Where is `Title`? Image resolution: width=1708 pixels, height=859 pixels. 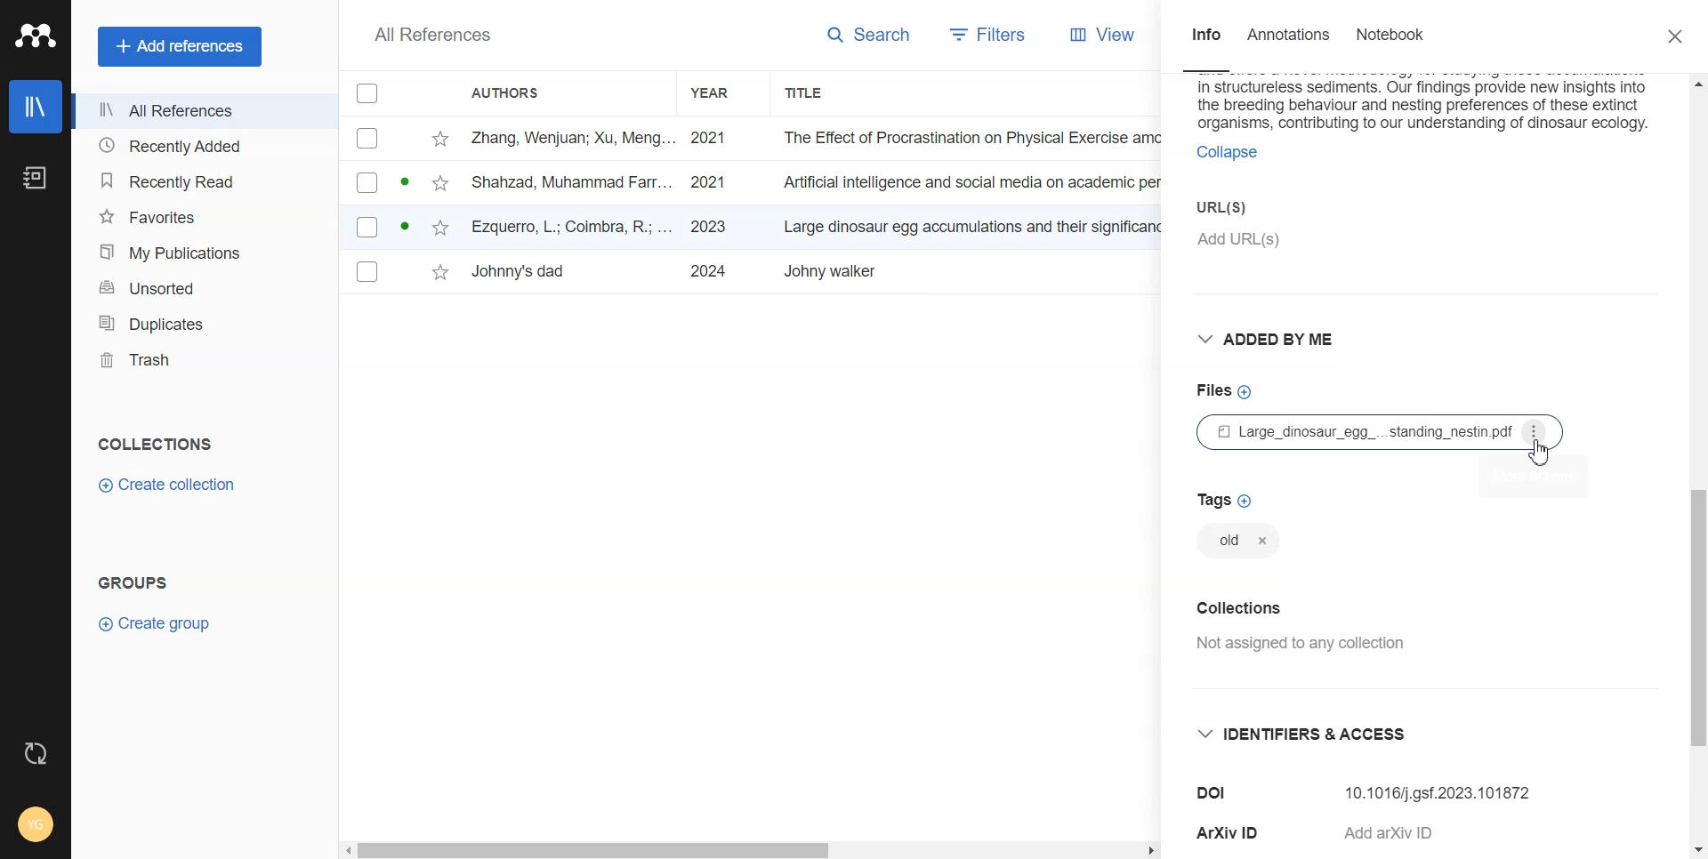 Title is located at coordinates (965, 225).